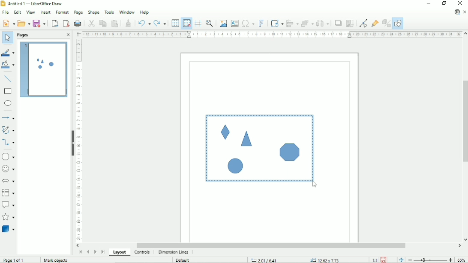  Describe the element at coordinates (210, 23) in the screenshot. I see `Zoom & pan` at that location.